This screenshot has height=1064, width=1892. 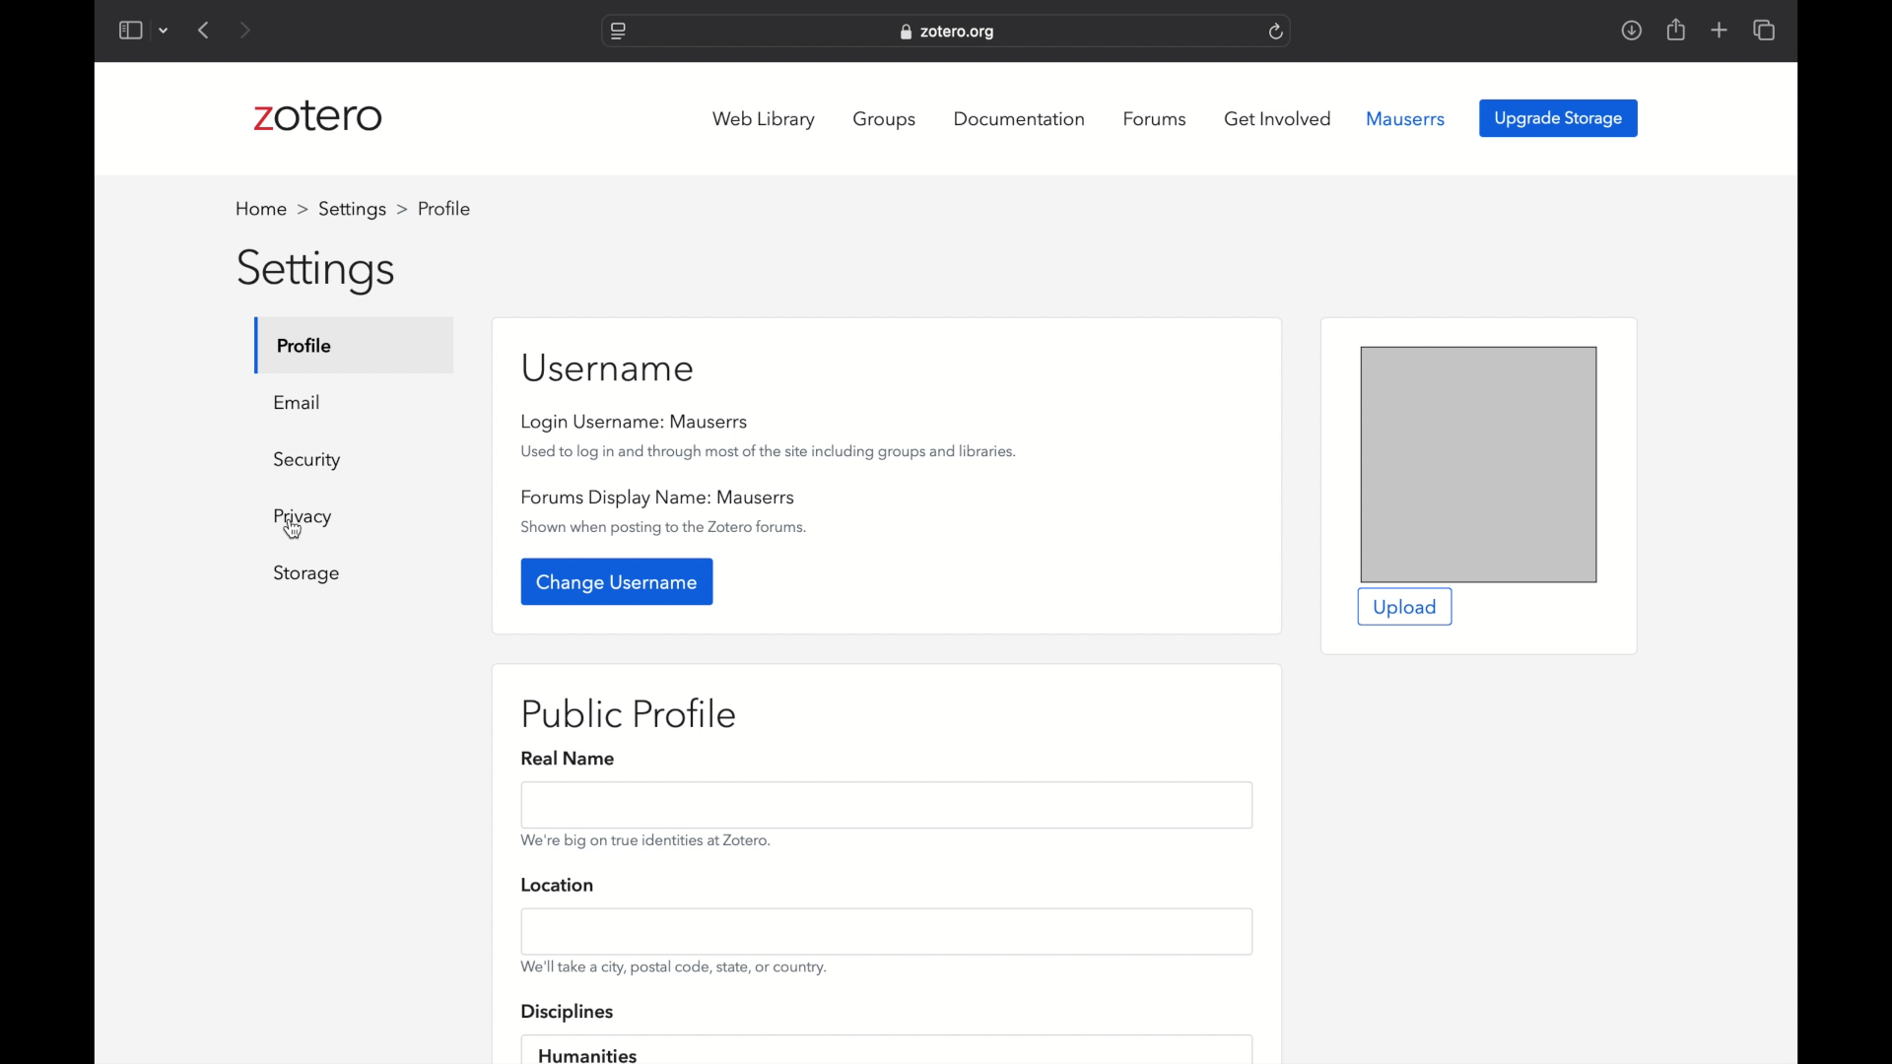 What do you see at coordinates (770, 453) in the screenshot?
I see `used to dig in and through most of the site including groups and libraries` at bounding box center [770, 453].